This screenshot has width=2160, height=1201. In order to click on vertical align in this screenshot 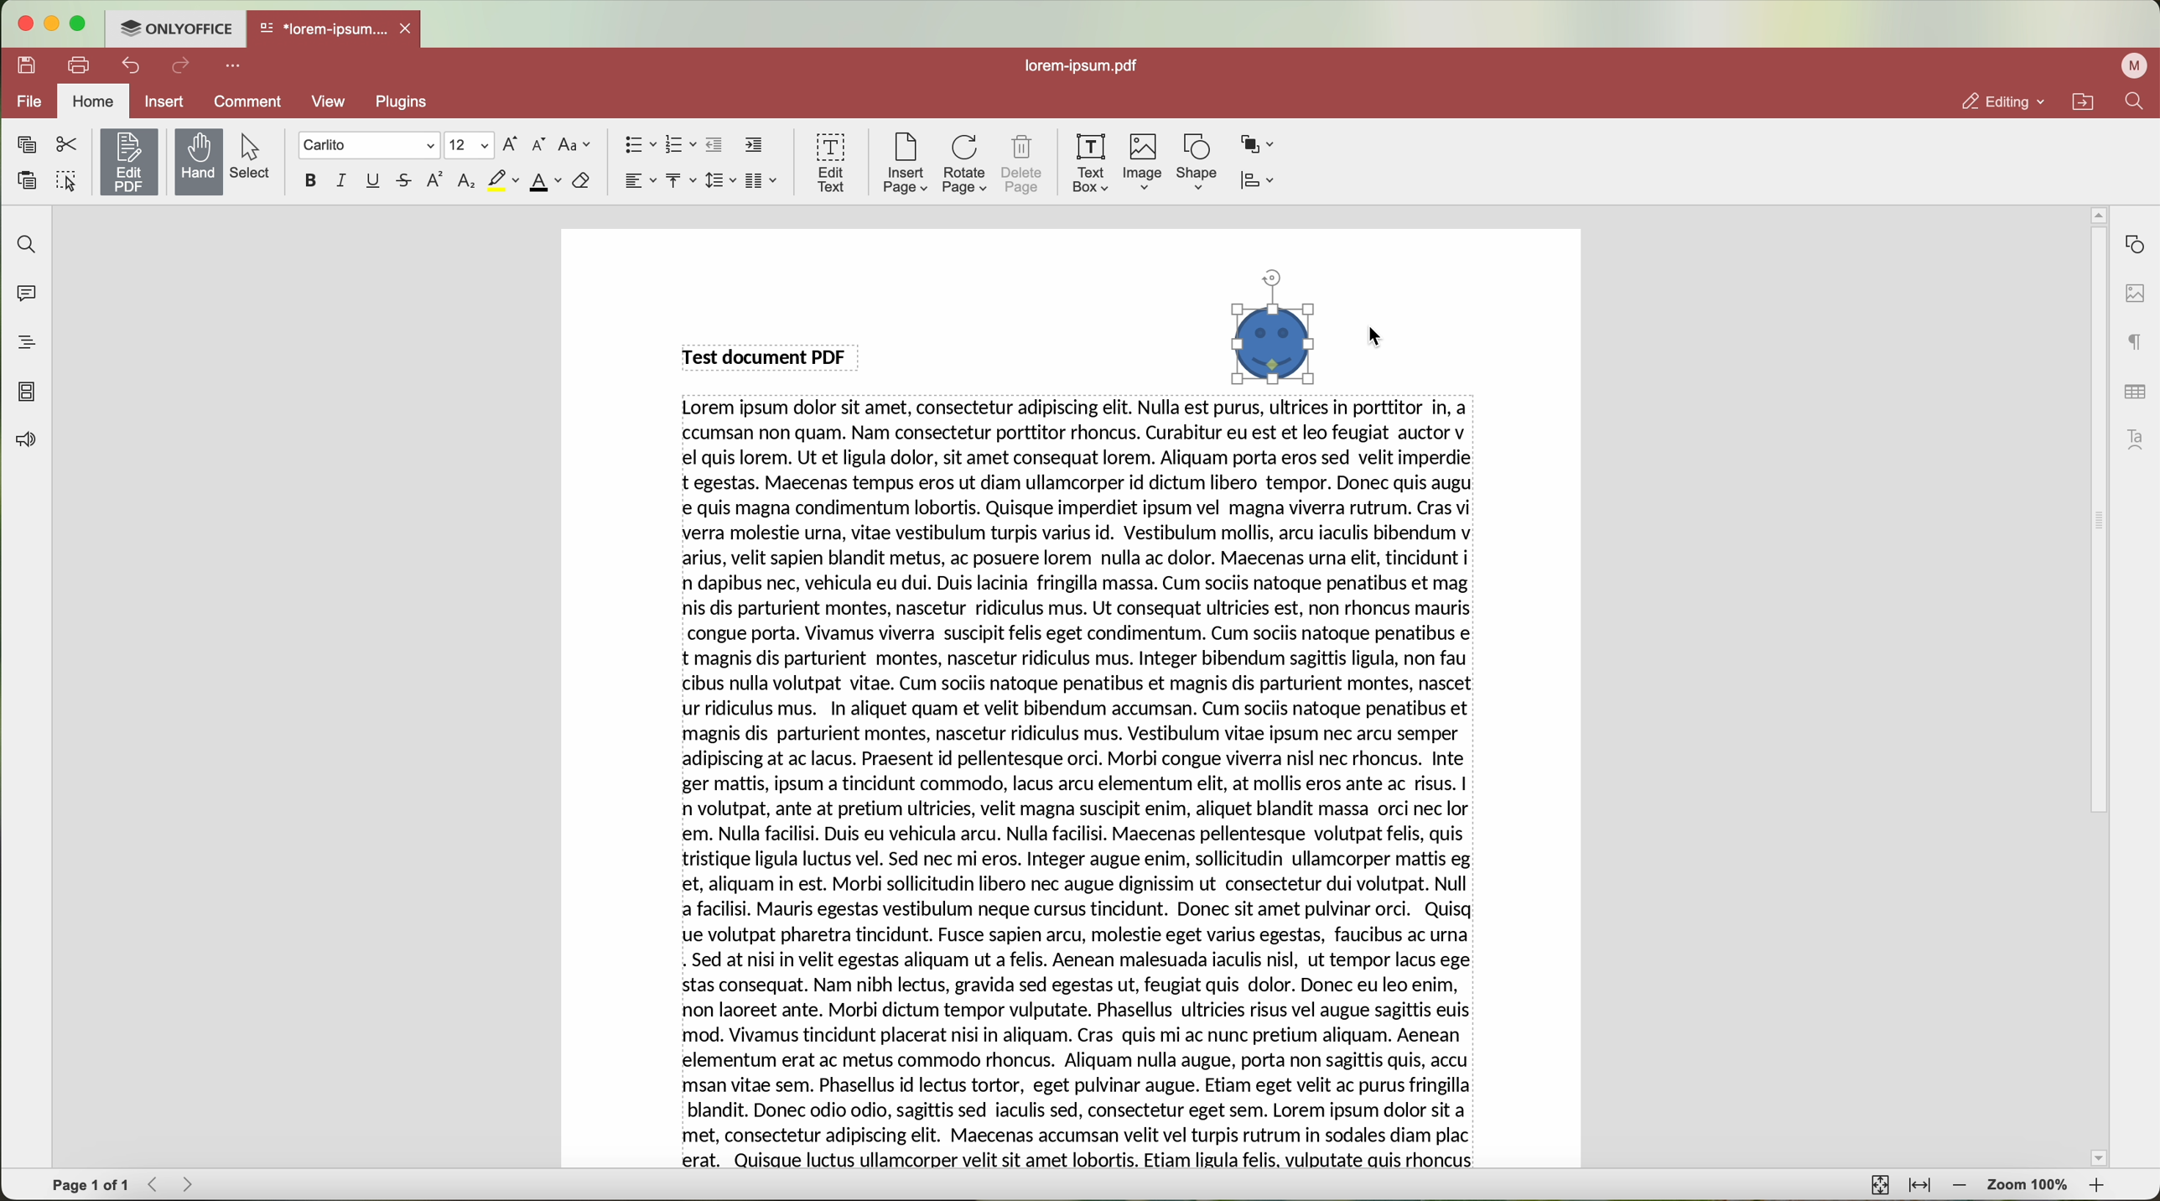, I will do `click(678, 180)`.